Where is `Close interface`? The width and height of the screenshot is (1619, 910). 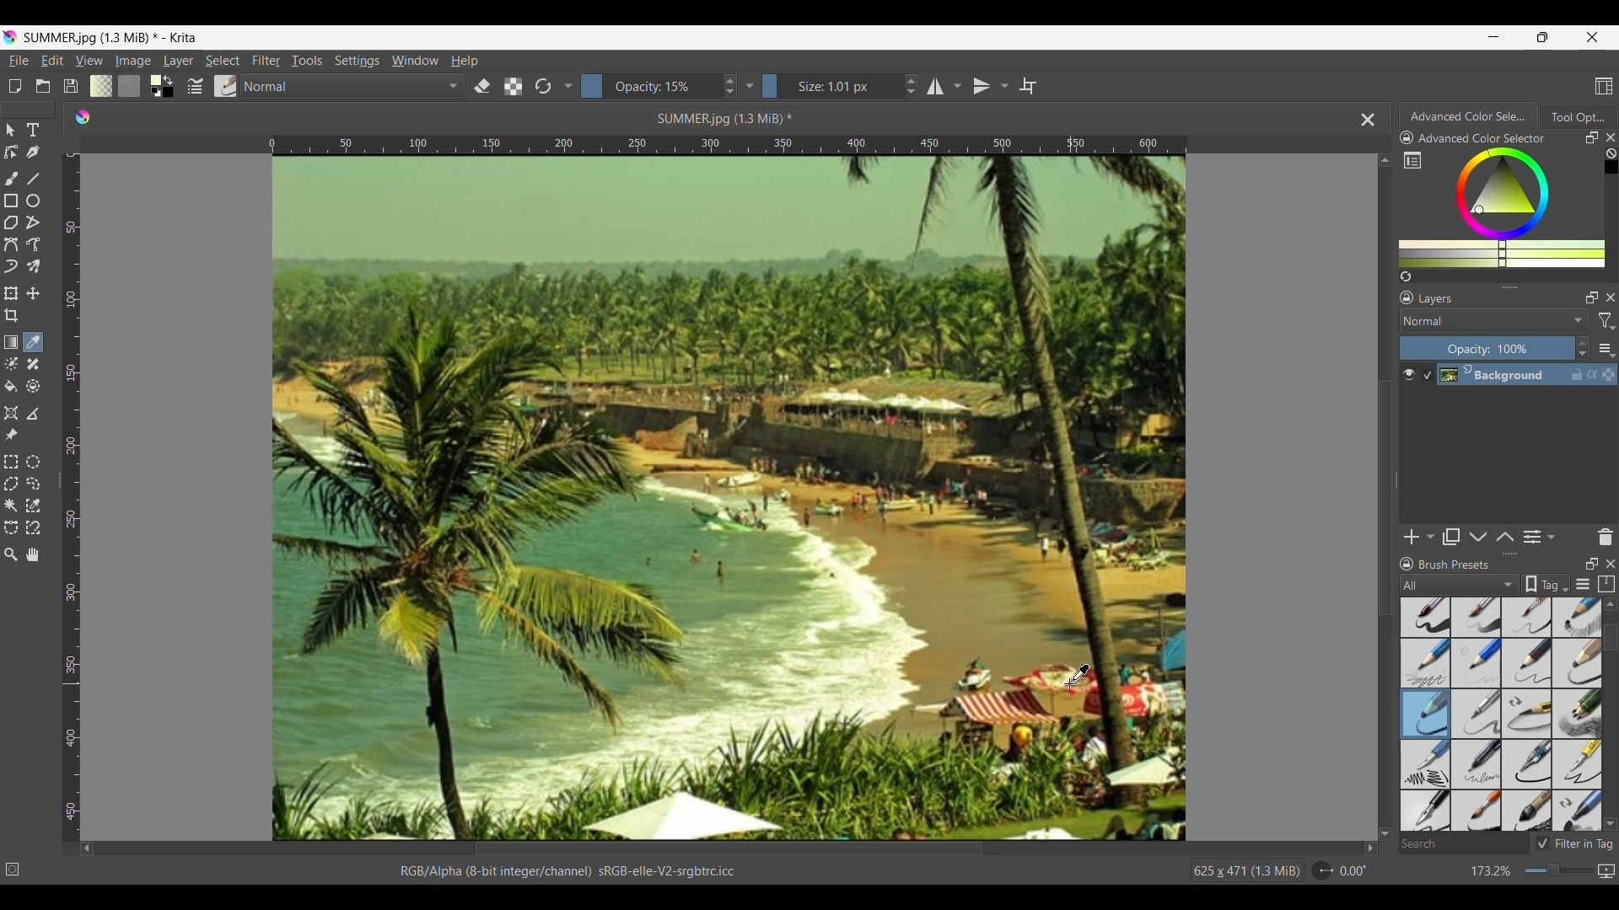 Close interface is located at coordinates (1592, 37).